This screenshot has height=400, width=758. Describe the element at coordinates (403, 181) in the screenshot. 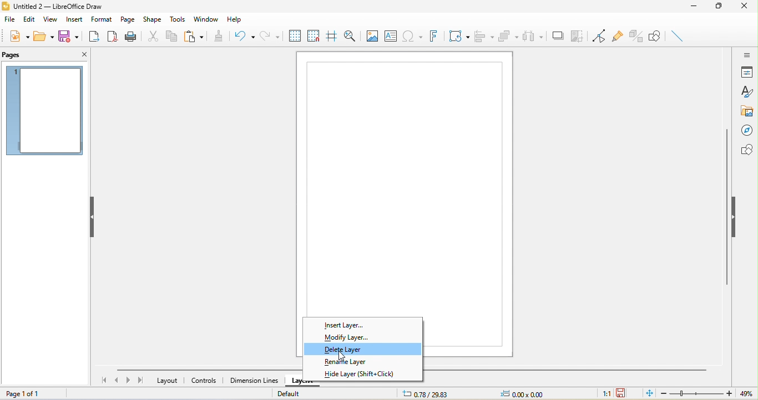

I see `page 1 canvas` at that location.